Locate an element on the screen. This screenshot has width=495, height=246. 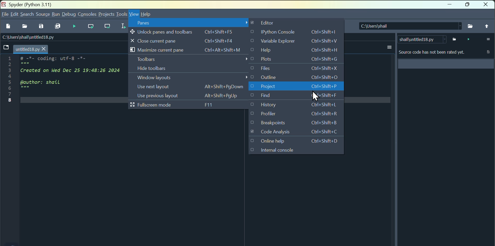
Use next layout is located at coordinates (189, 86).